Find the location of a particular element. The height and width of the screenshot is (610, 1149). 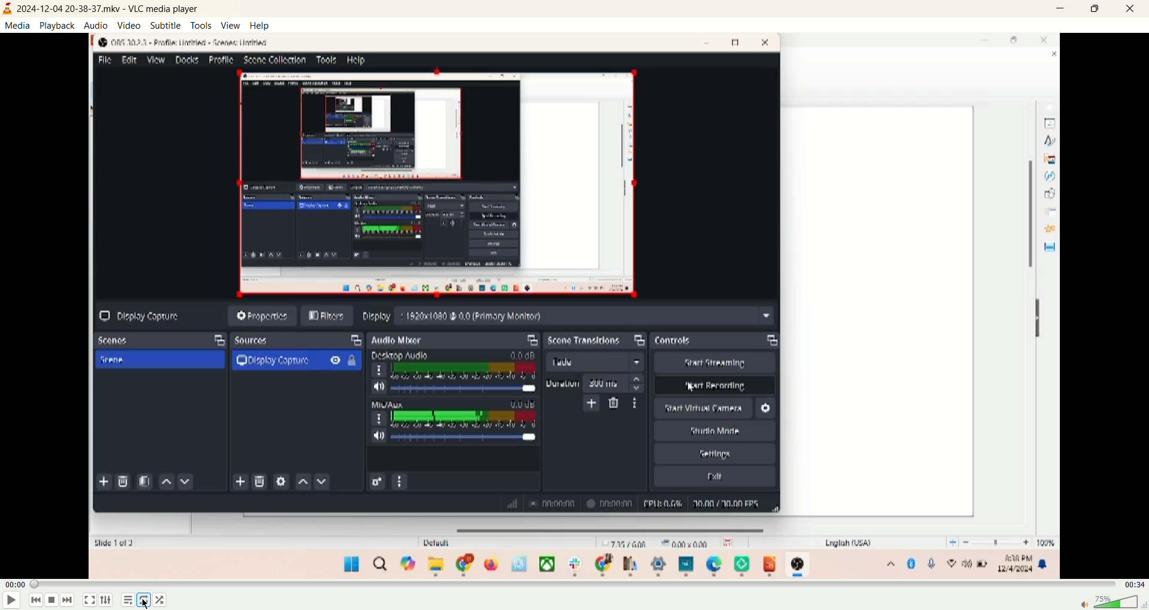

view is located at coordinates (233, 26).